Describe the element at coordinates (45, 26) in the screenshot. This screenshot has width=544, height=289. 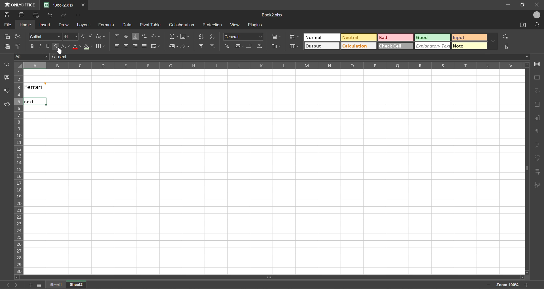
I see `insert` at that location.